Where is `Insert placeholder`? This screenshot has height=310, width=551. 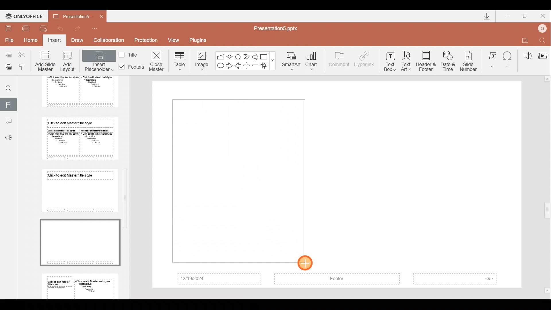
Insert placeholder is located at coordinates (98, 62).